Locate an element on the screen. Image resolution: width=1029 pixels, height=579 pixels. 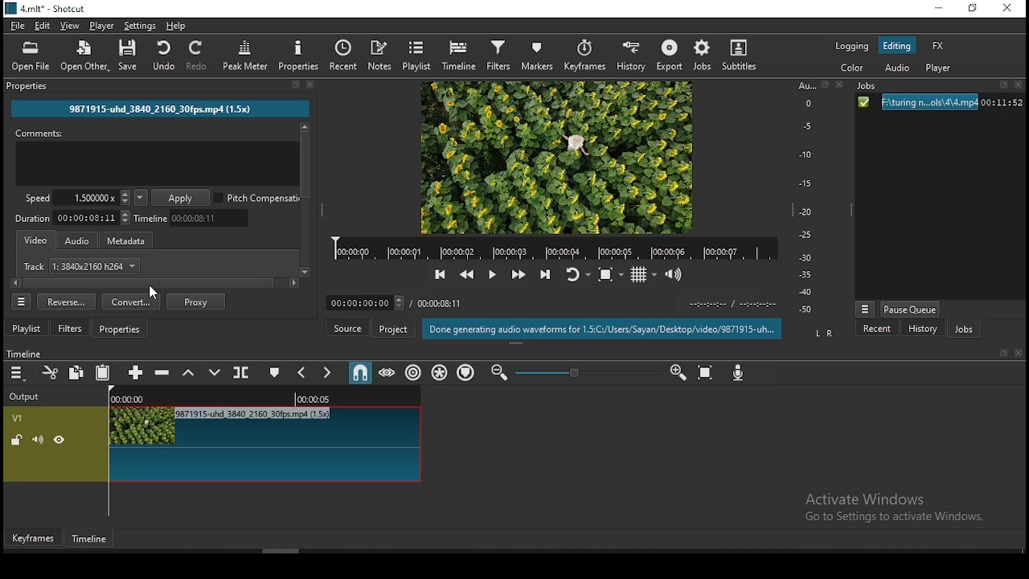
bookmark is located at coordinates (826, 86).